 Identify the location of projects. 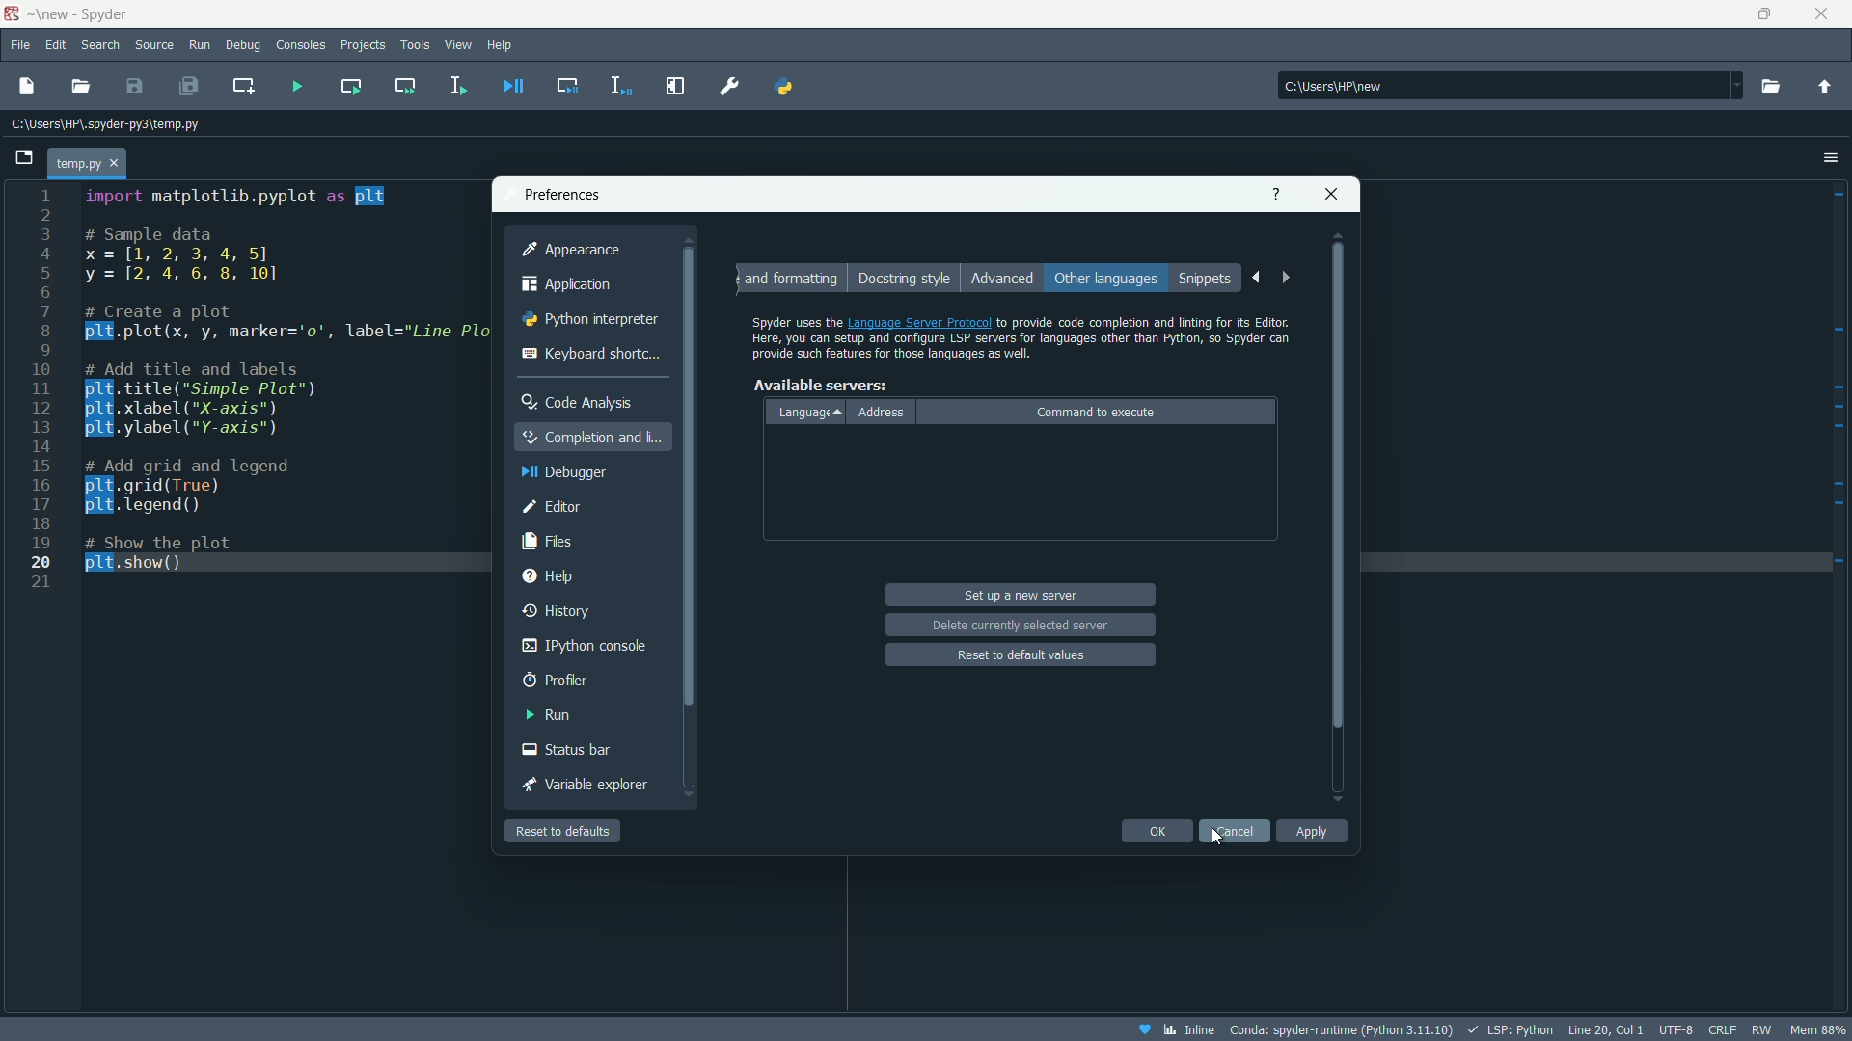
(363, 46).